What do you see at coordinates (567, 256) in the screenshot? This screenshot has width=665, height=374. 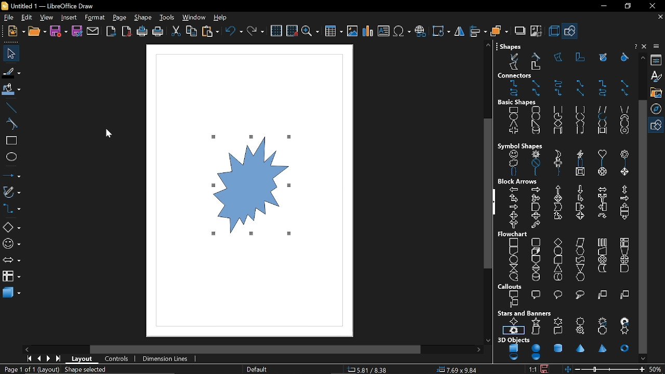 I see `flowchart` at bounding box center [567, 256].